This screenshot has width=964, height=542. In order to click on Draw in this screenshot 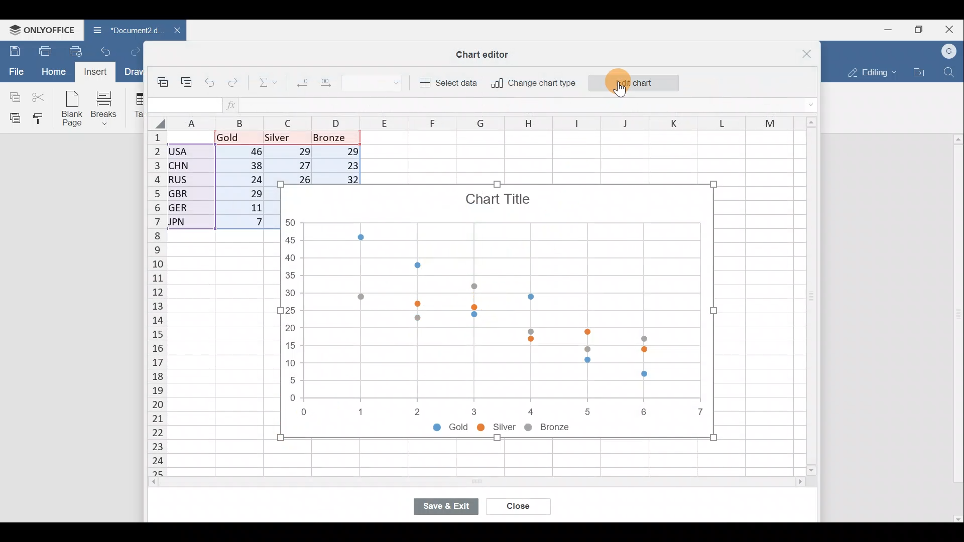, I will do `click(132, 72)`.